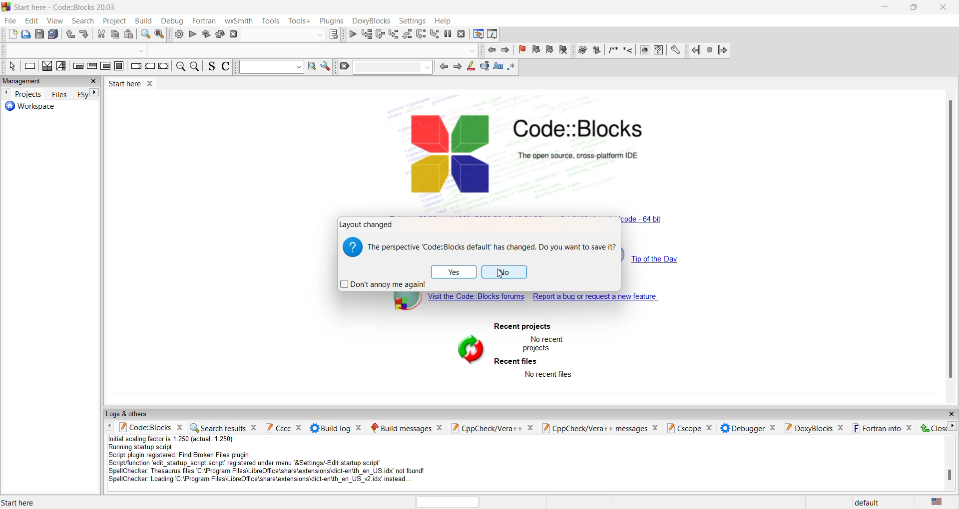 The height and width of the screenshot is (509, 959). I want to click on show, so click(645, 50).